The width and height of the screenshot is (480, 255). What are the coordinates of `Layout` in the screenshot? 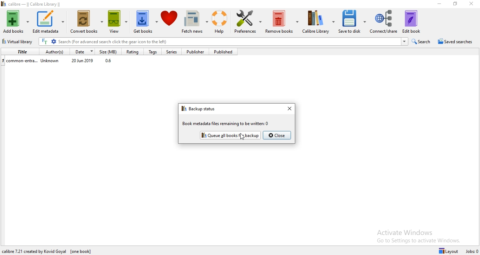 It's located at (450, 250).